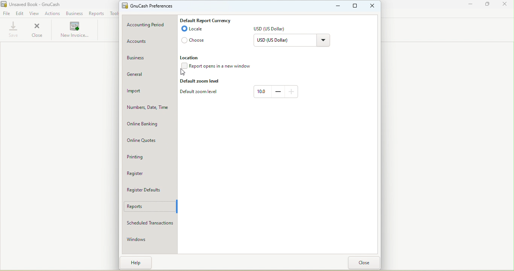  Describe the element at coordinates (201, 93) in the screenshot. I see `Default zoom level` at that location.